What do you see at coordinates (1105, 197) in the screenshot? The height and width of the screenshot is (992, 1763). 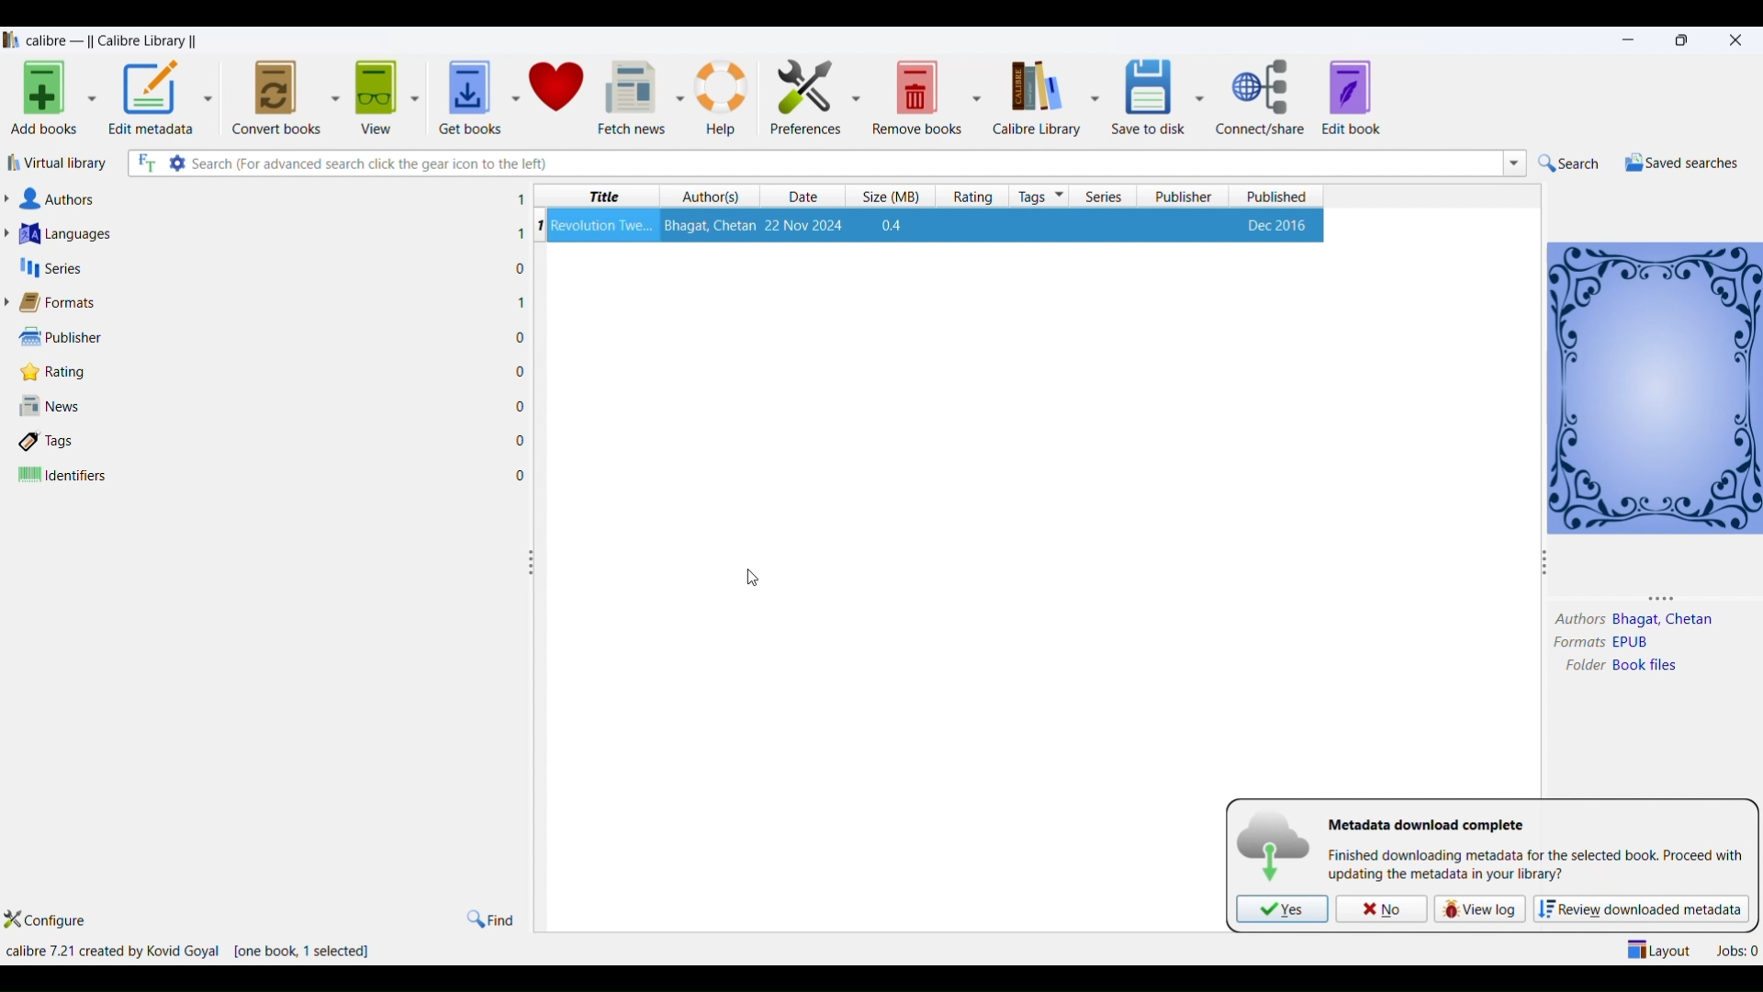 I see `series` at bounding box center [1105, 197].